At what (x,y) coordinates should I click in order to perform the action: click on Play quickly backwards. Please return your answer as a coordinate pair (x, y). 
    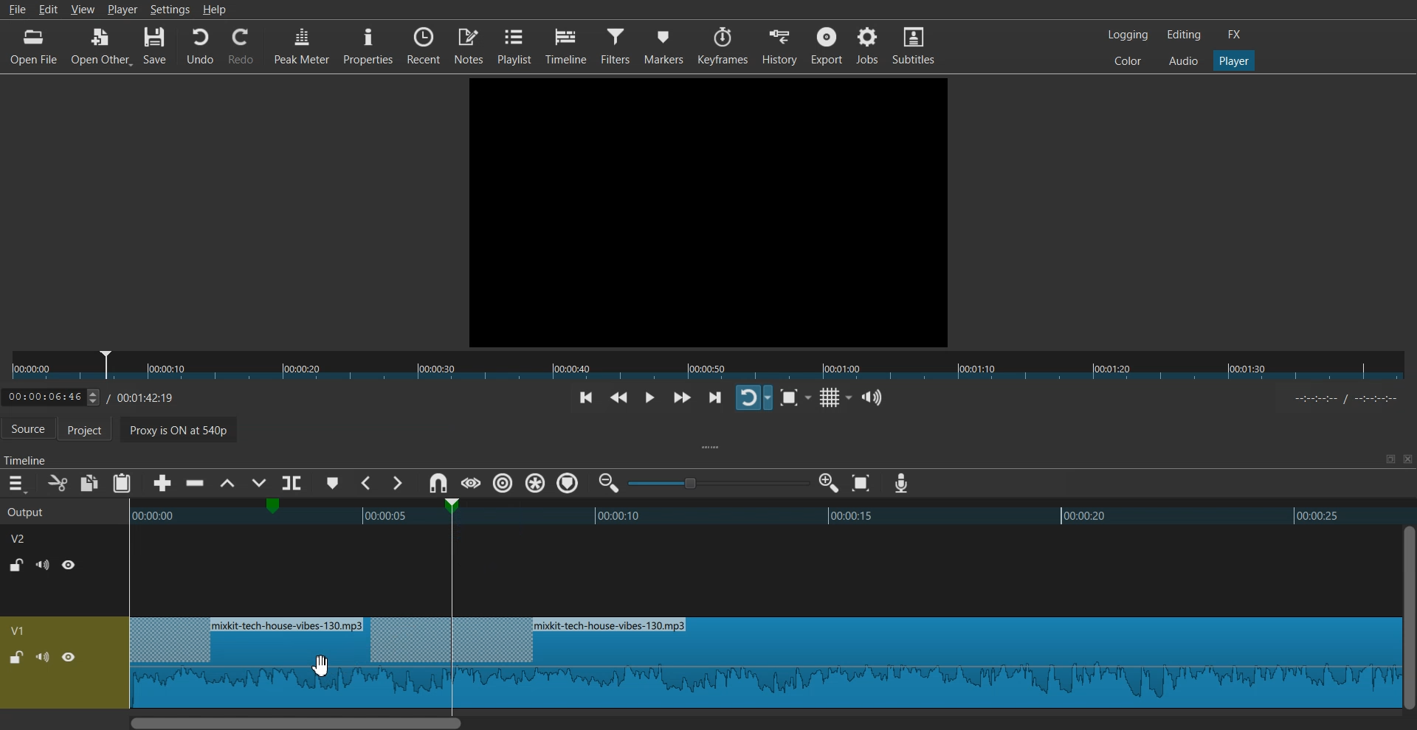
    Looking at the image, I should click on (619, 399).